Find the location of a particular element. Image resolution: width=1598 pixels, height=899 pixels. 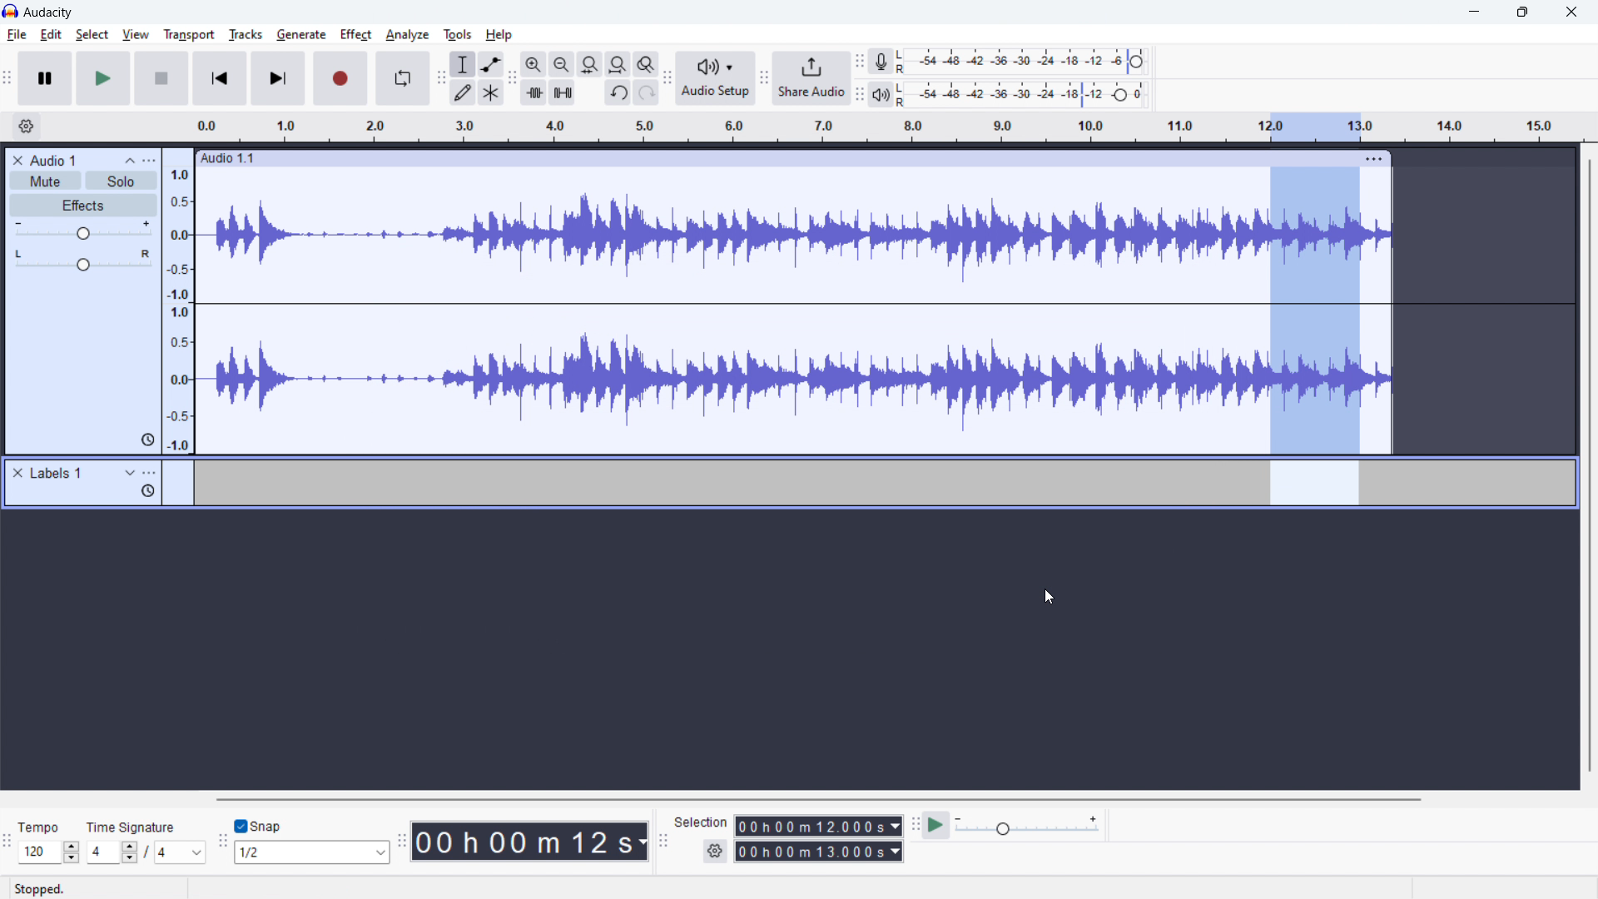

set tempo is located at coordinates (49, 852).